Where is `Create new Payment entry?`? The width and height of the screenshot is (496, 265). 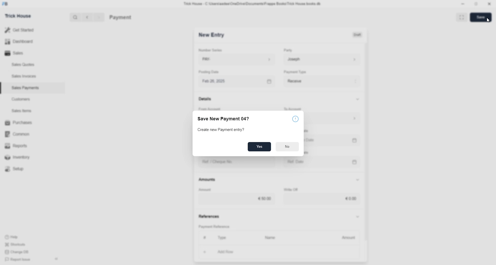
Create new Payment entry? is located at coordinates (221, 130).